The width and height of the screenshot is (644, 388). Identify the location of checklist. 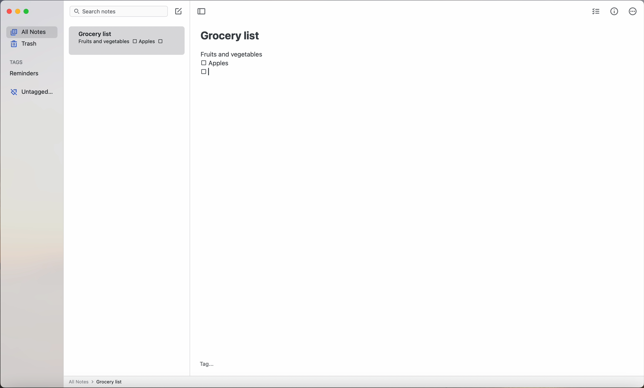
(595, 12).